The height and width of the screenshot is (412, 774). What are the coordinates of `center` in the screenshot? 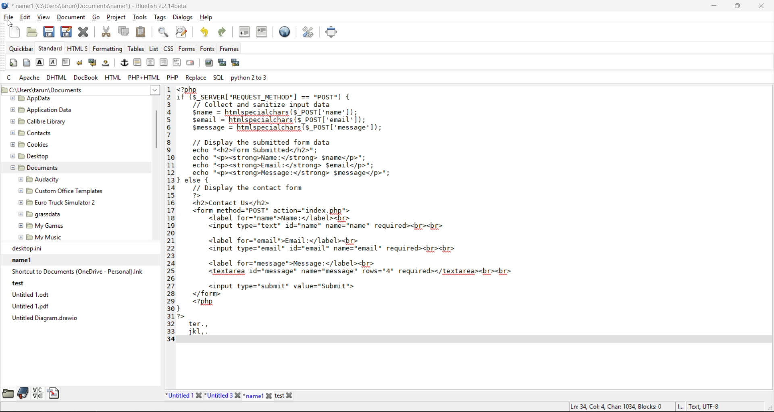 It's located at (150, 63).